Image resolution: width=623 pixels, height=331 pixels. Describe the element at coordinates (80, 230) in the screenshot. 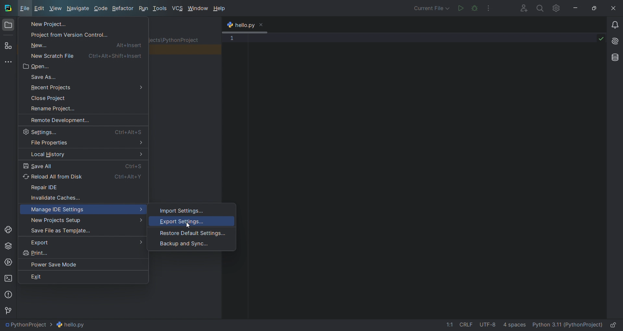

I see `save file as template` at that location.